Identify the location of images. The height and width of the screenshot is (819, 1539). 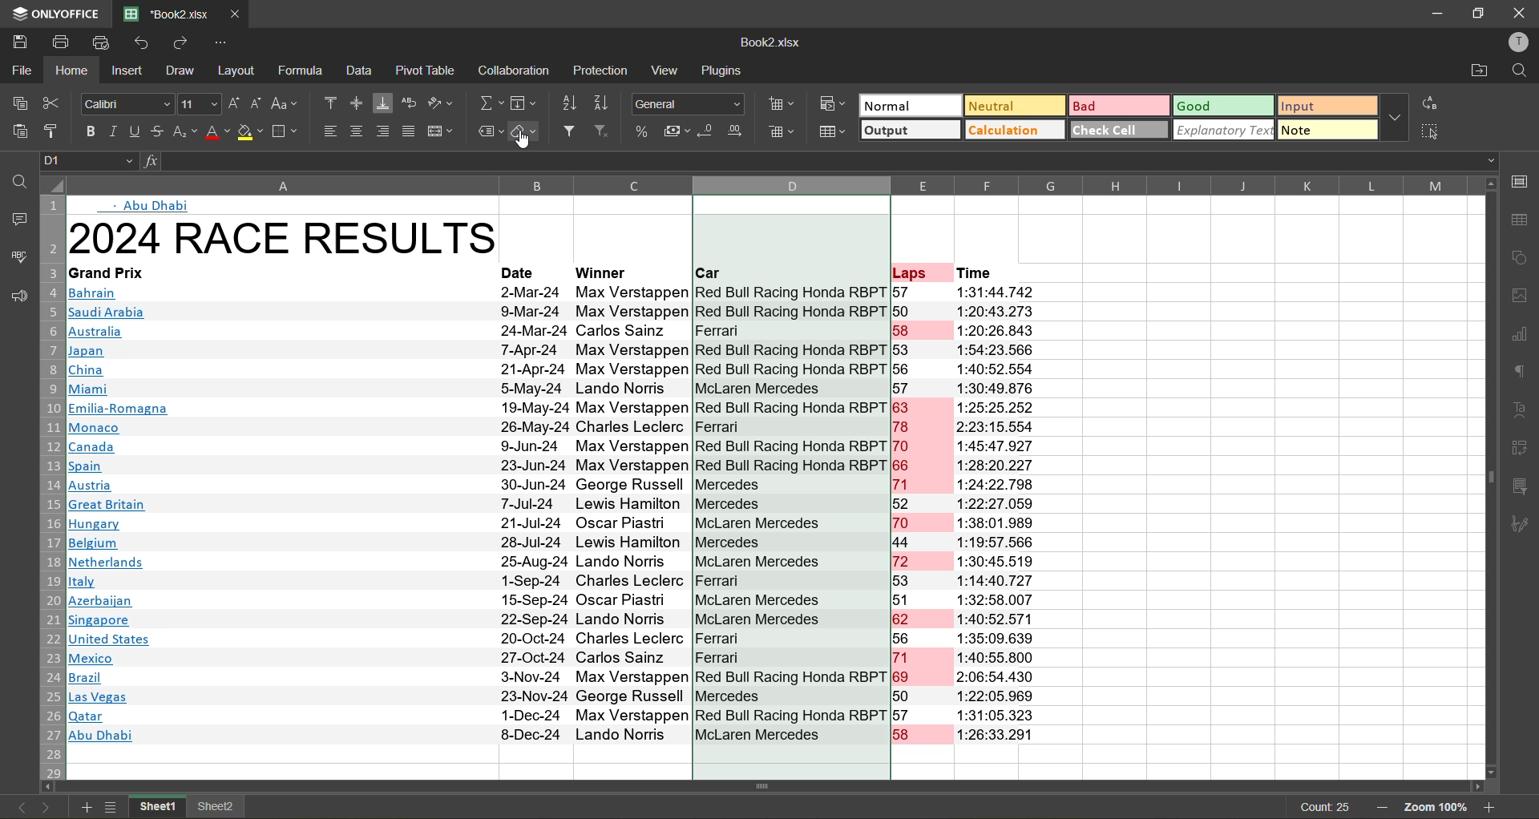
(1523, 298).